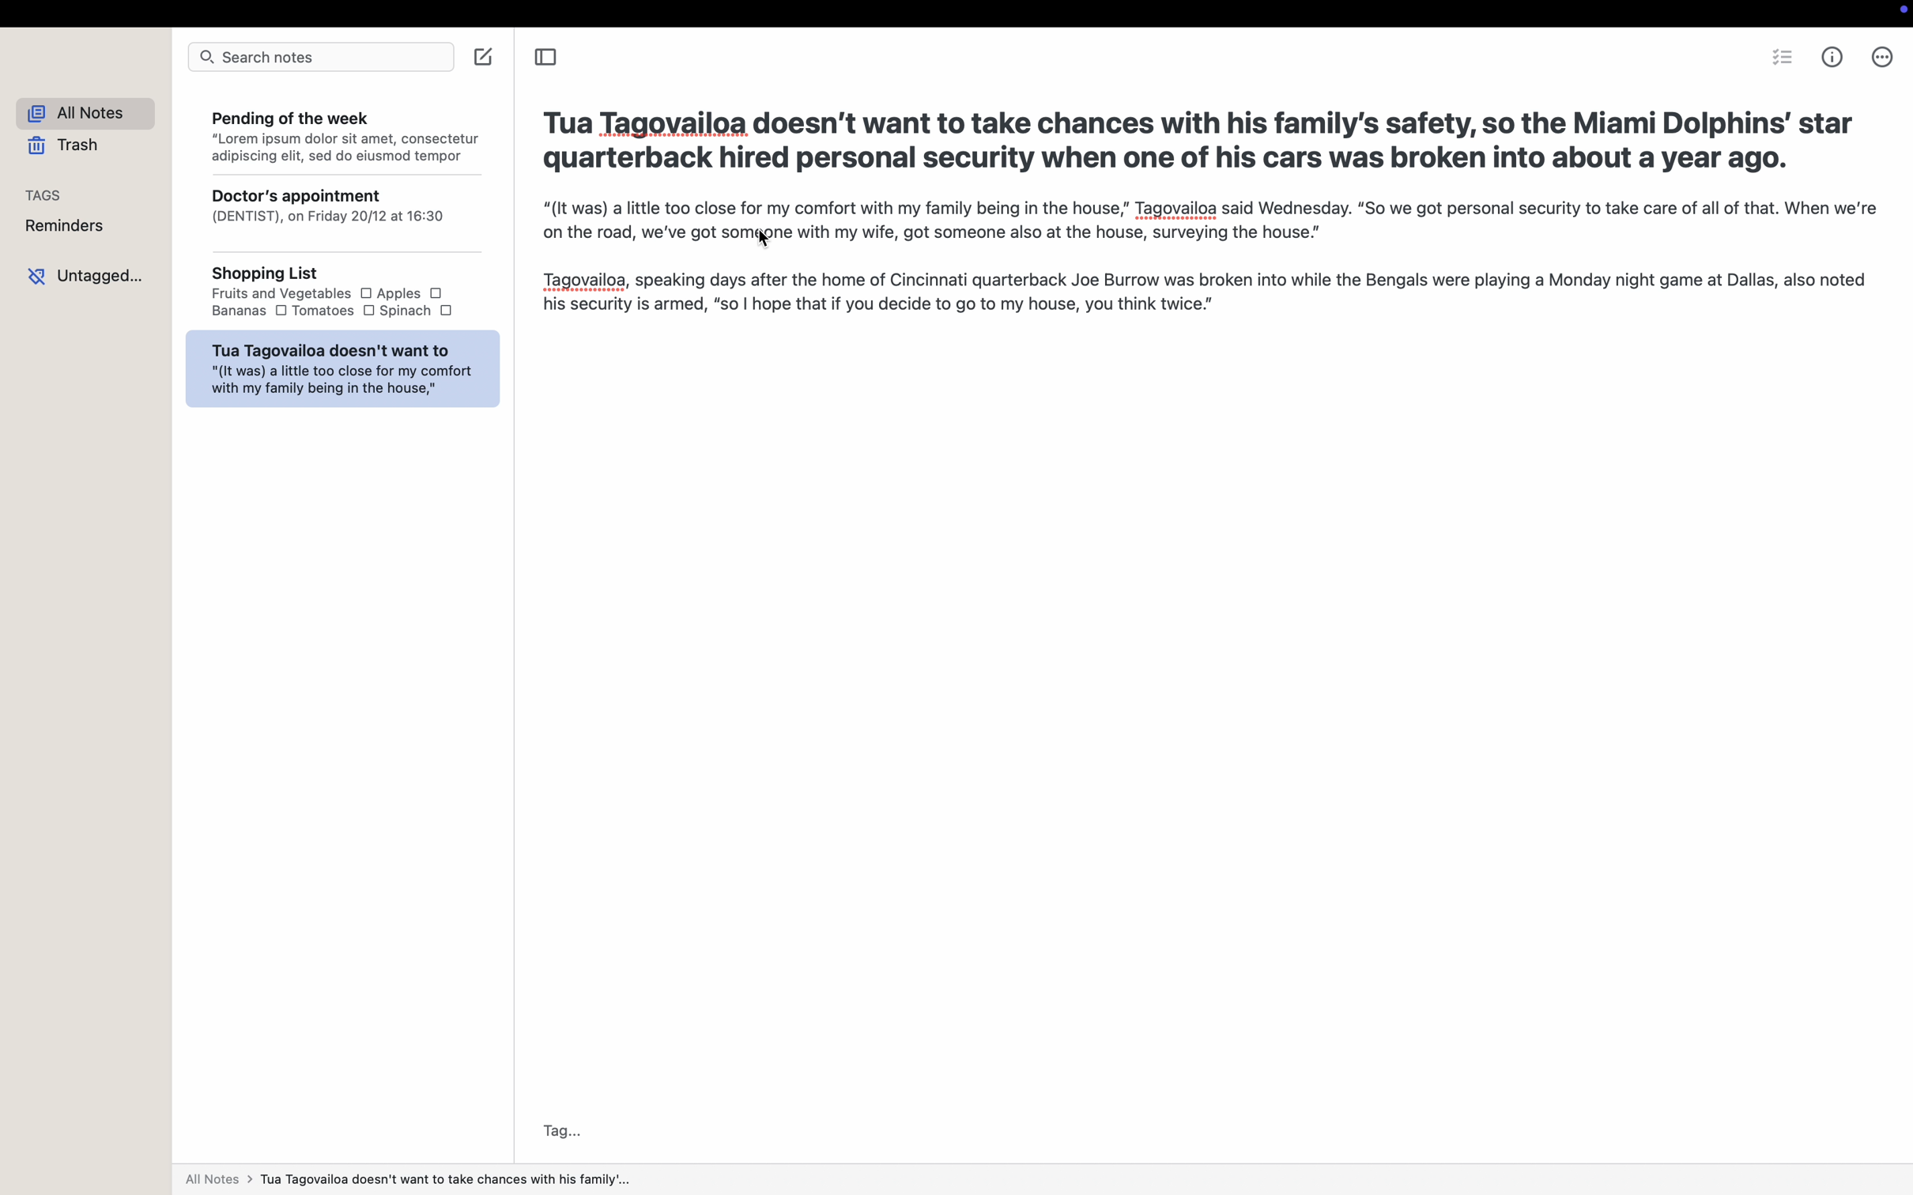 The image size is (1913, 1195). What do you see at coordinates (562, 1125) in the screenshot?
I see `tag` at bounding box center [562, 1125].